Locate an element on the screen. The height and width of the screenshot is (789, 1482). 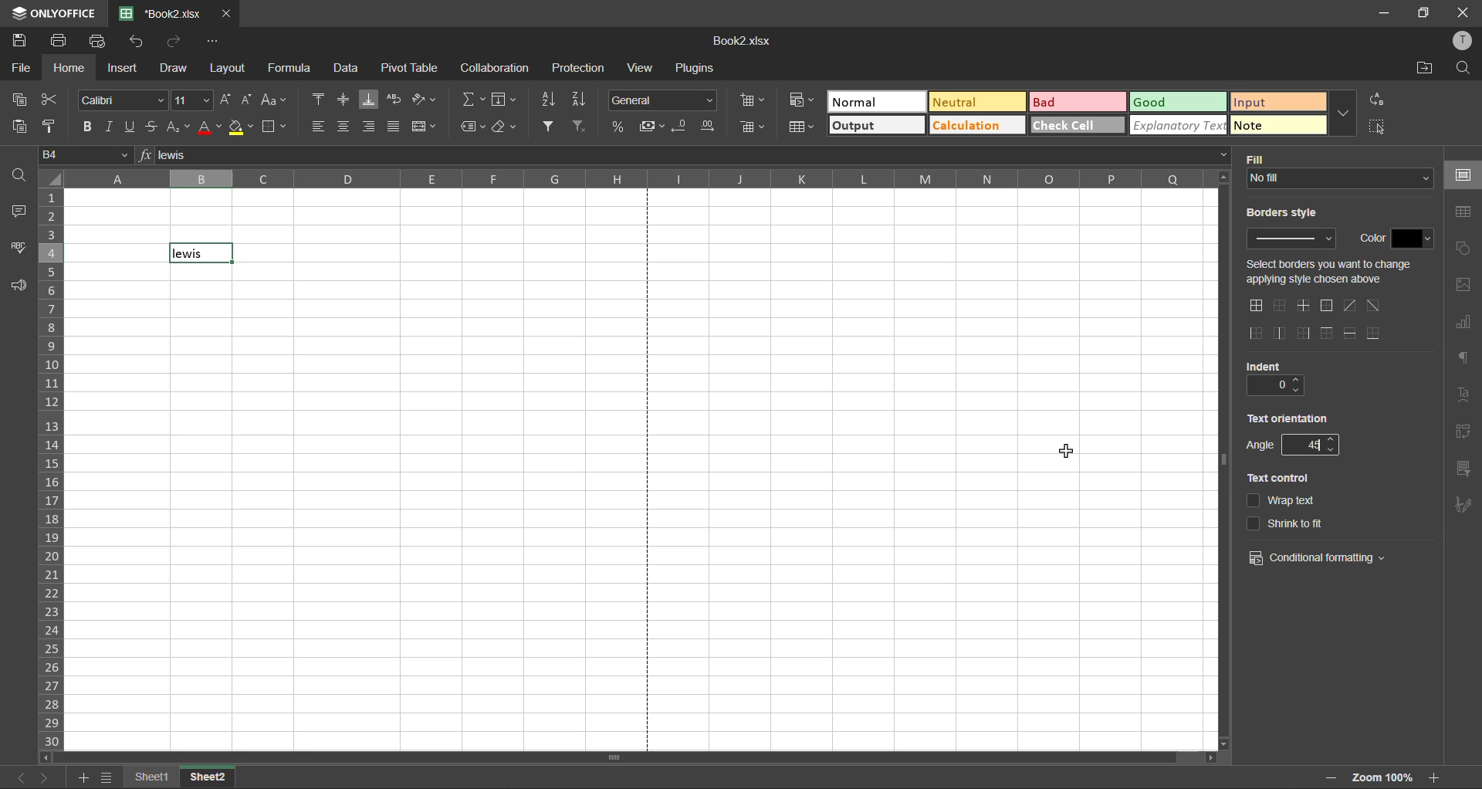
change case is located at coordinates (276, 102).